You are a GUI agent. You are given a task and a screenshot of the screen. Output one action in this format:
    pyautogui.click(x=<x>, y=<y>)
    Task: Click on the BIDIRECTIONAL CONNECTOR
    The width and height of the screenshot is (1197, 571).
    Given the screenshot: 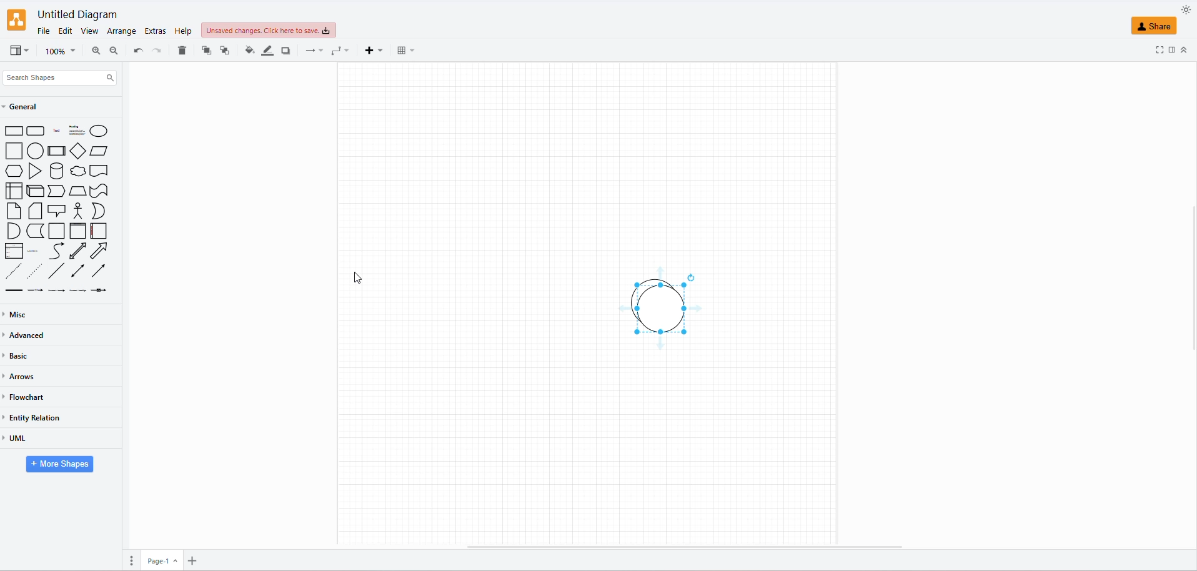 What is the action you would take?
    pyautogui.click(x=77, y=271)
    